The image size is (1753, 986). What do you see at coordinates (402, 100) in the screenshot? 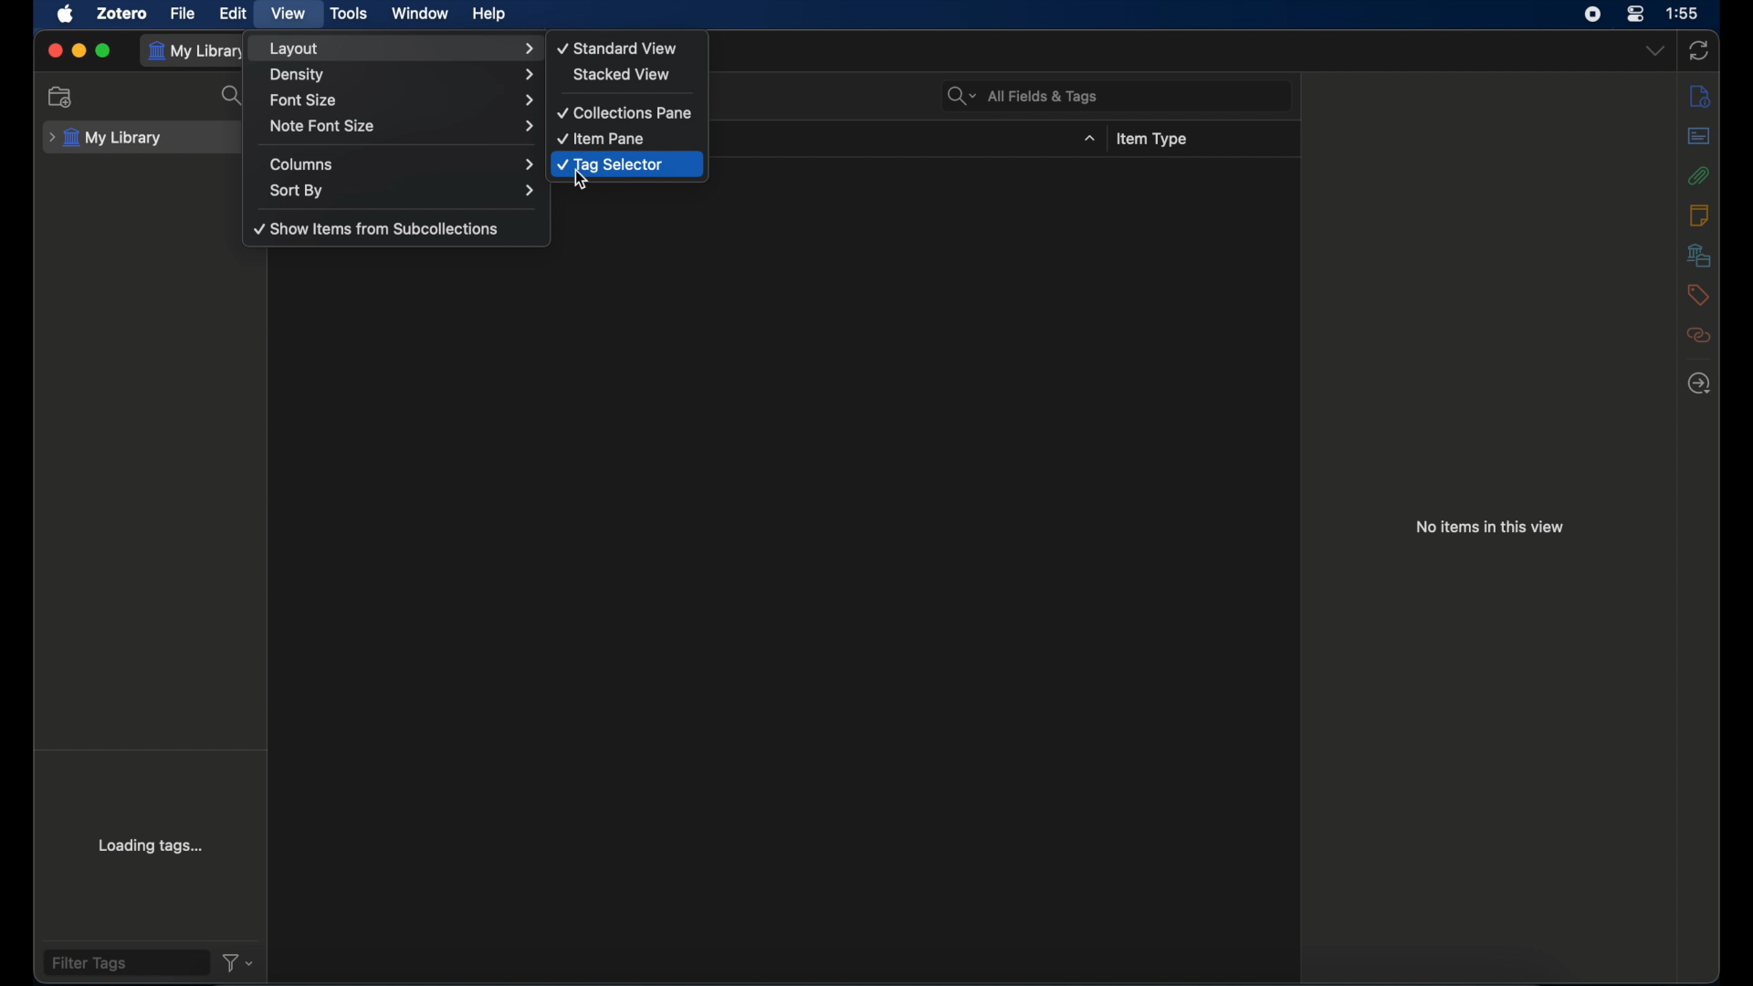
I see `font size` at bounding box center [402, 100].